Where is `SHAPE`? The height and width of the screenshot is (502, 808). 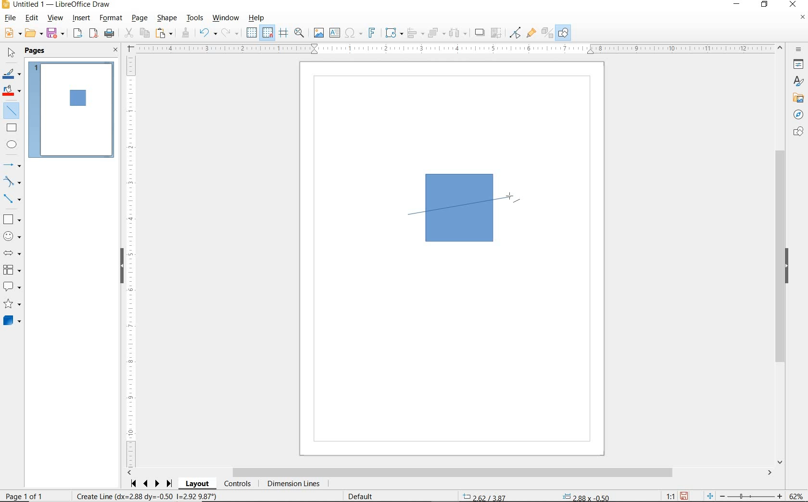
SHAPE is located at coordinates (167, 19).